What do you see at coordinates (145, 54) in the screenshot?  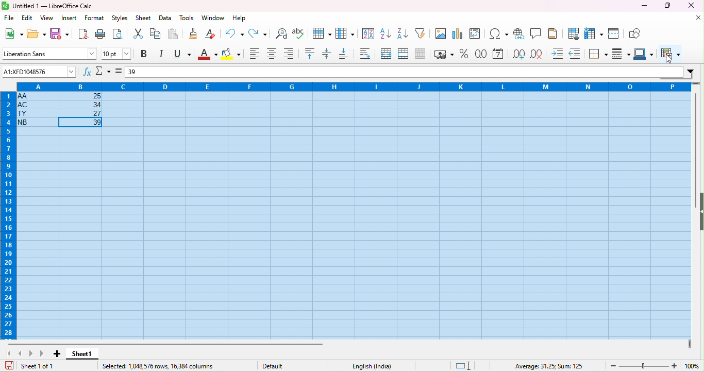 I see `bold` at bounding box center [145, 54].